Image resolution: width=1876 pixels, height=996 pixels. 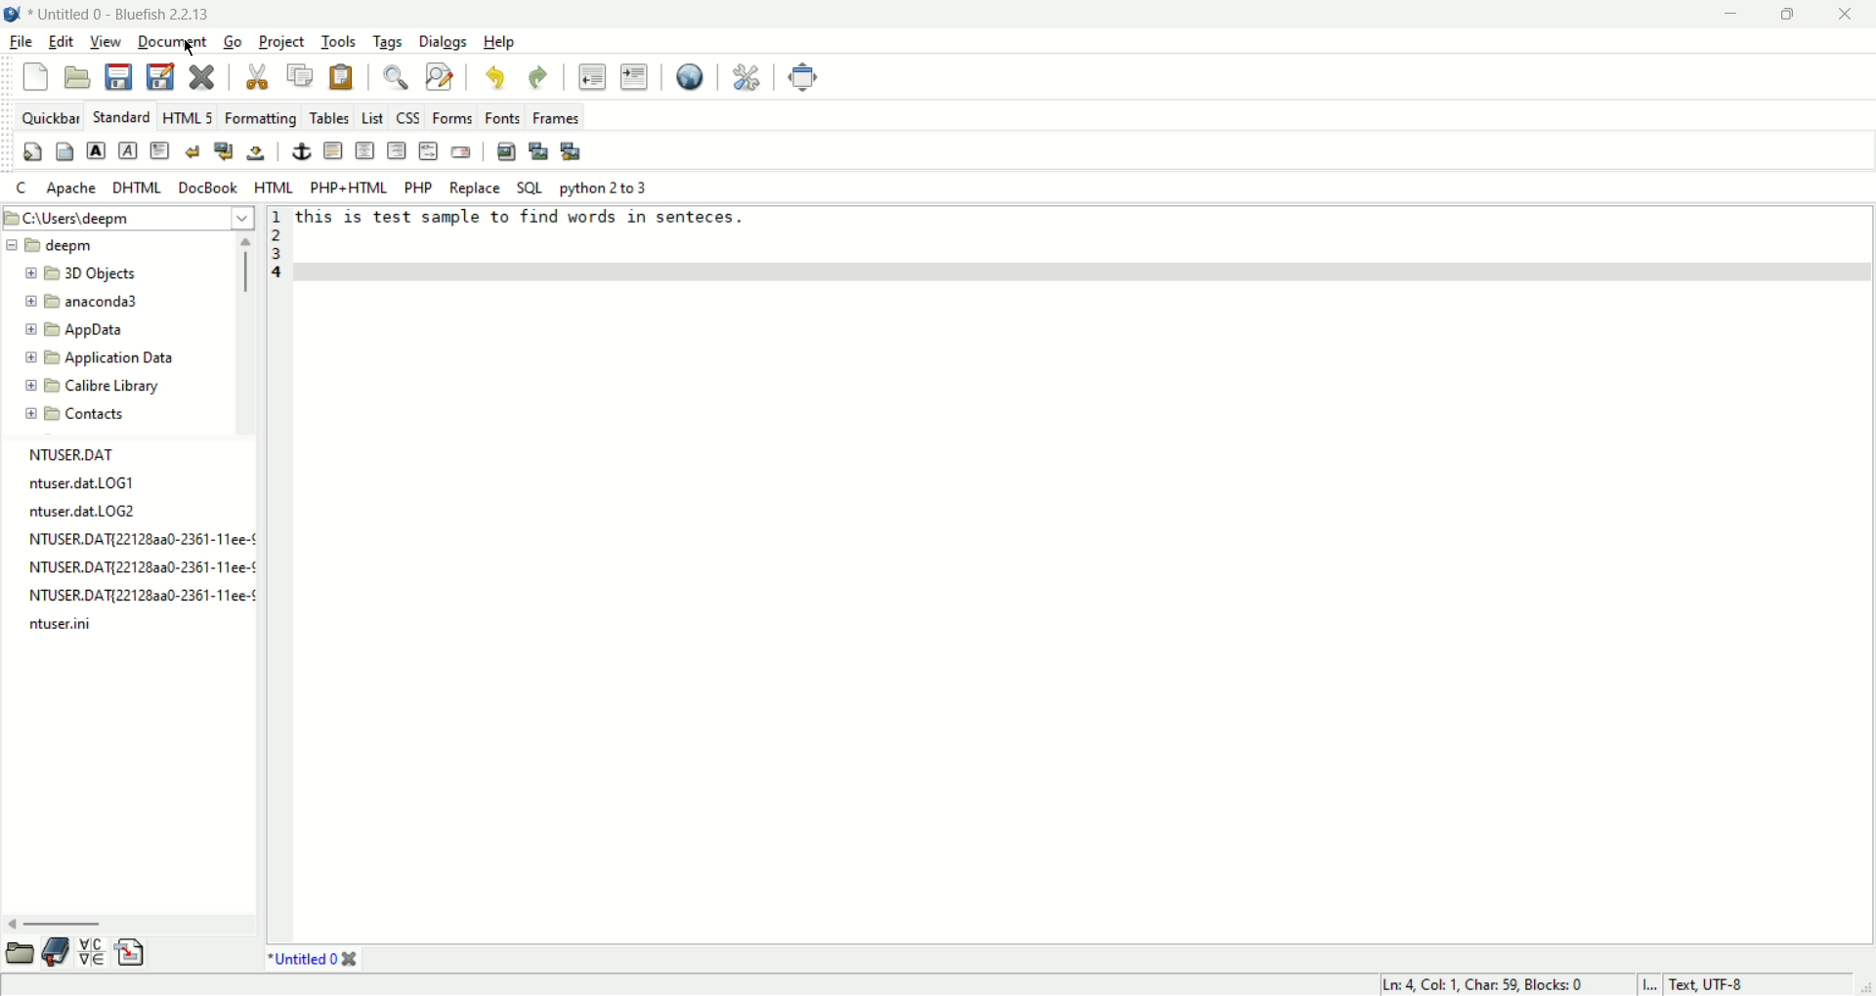 I want to click on PHP+HTML, so click(x=349, y=187).